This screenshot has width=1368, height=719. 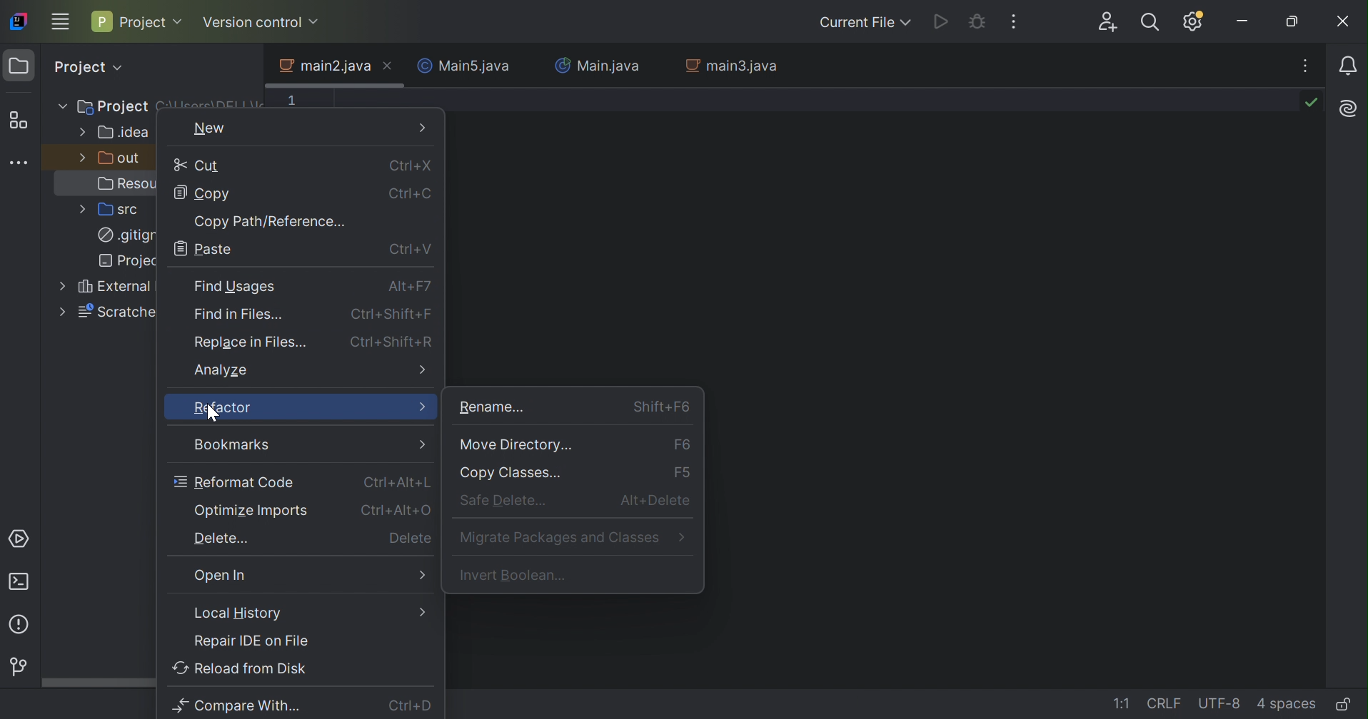 I want to click on F6, so click(x=683, y=444).